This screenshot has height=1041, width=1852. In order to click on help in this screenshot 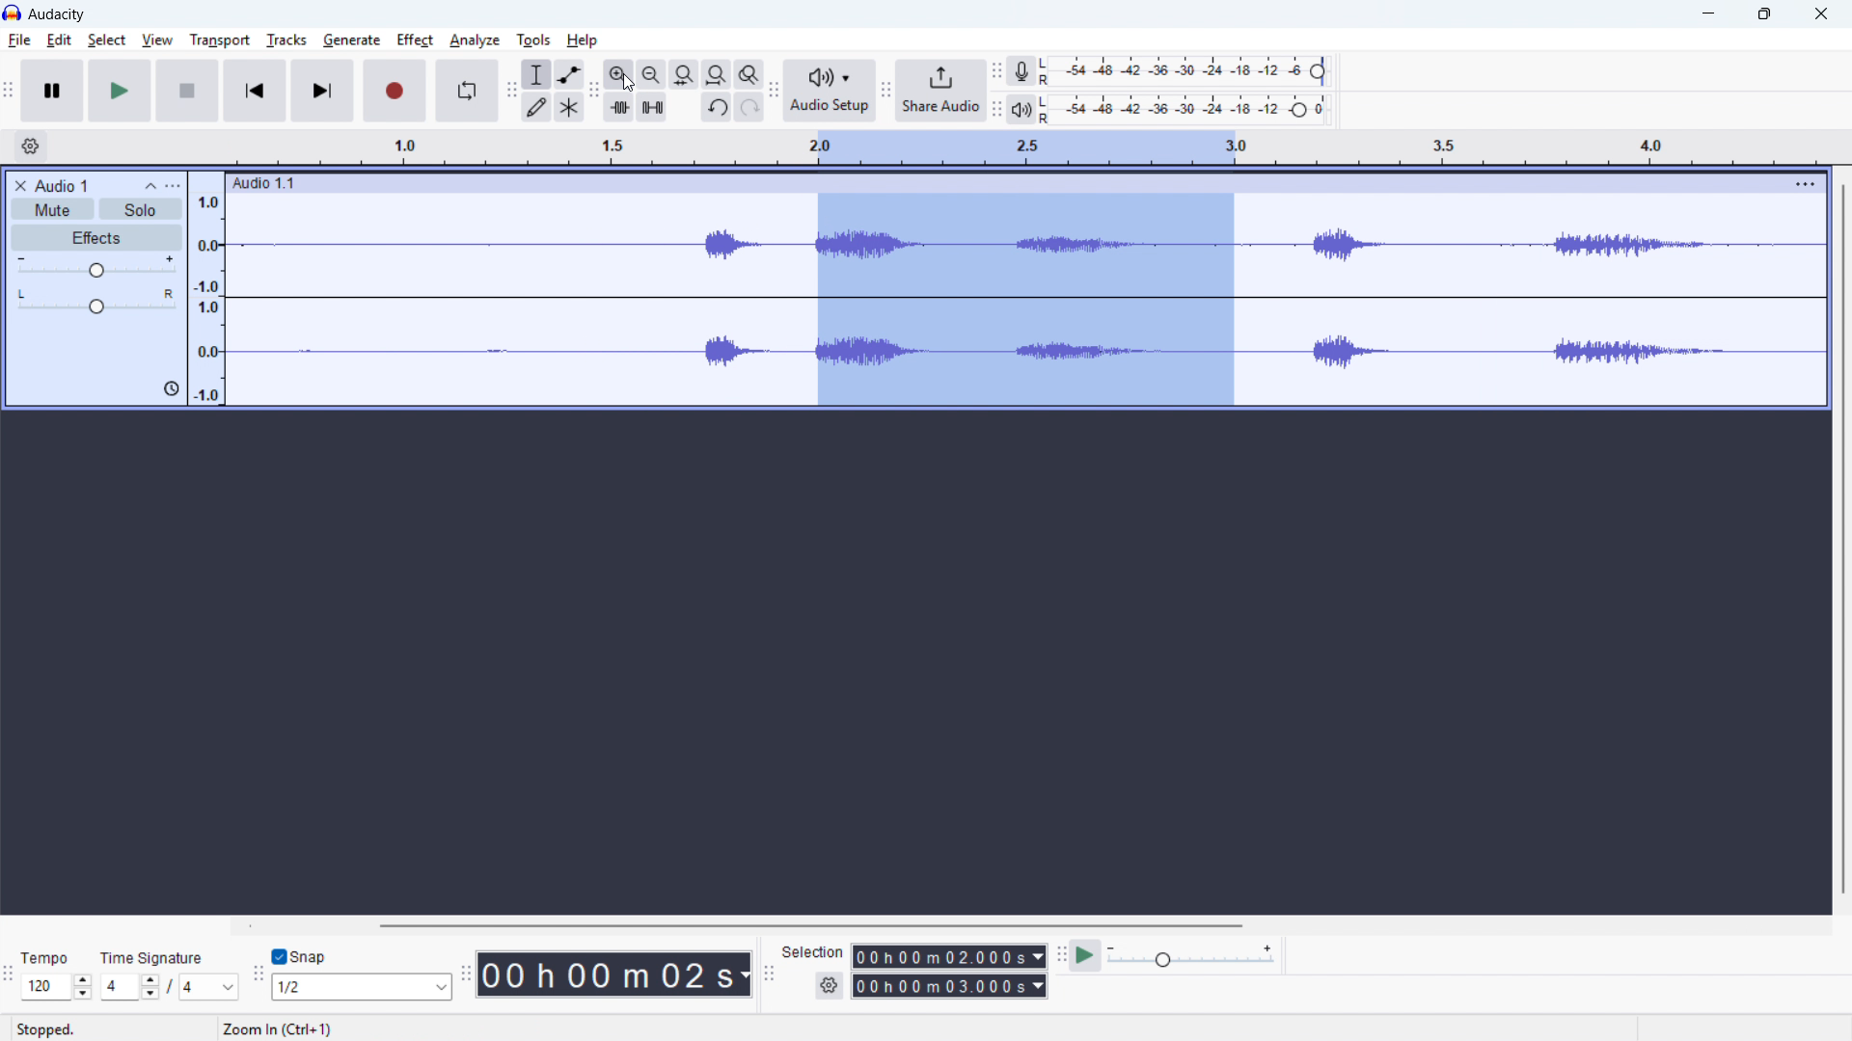, I will do `click(582, 40)`.